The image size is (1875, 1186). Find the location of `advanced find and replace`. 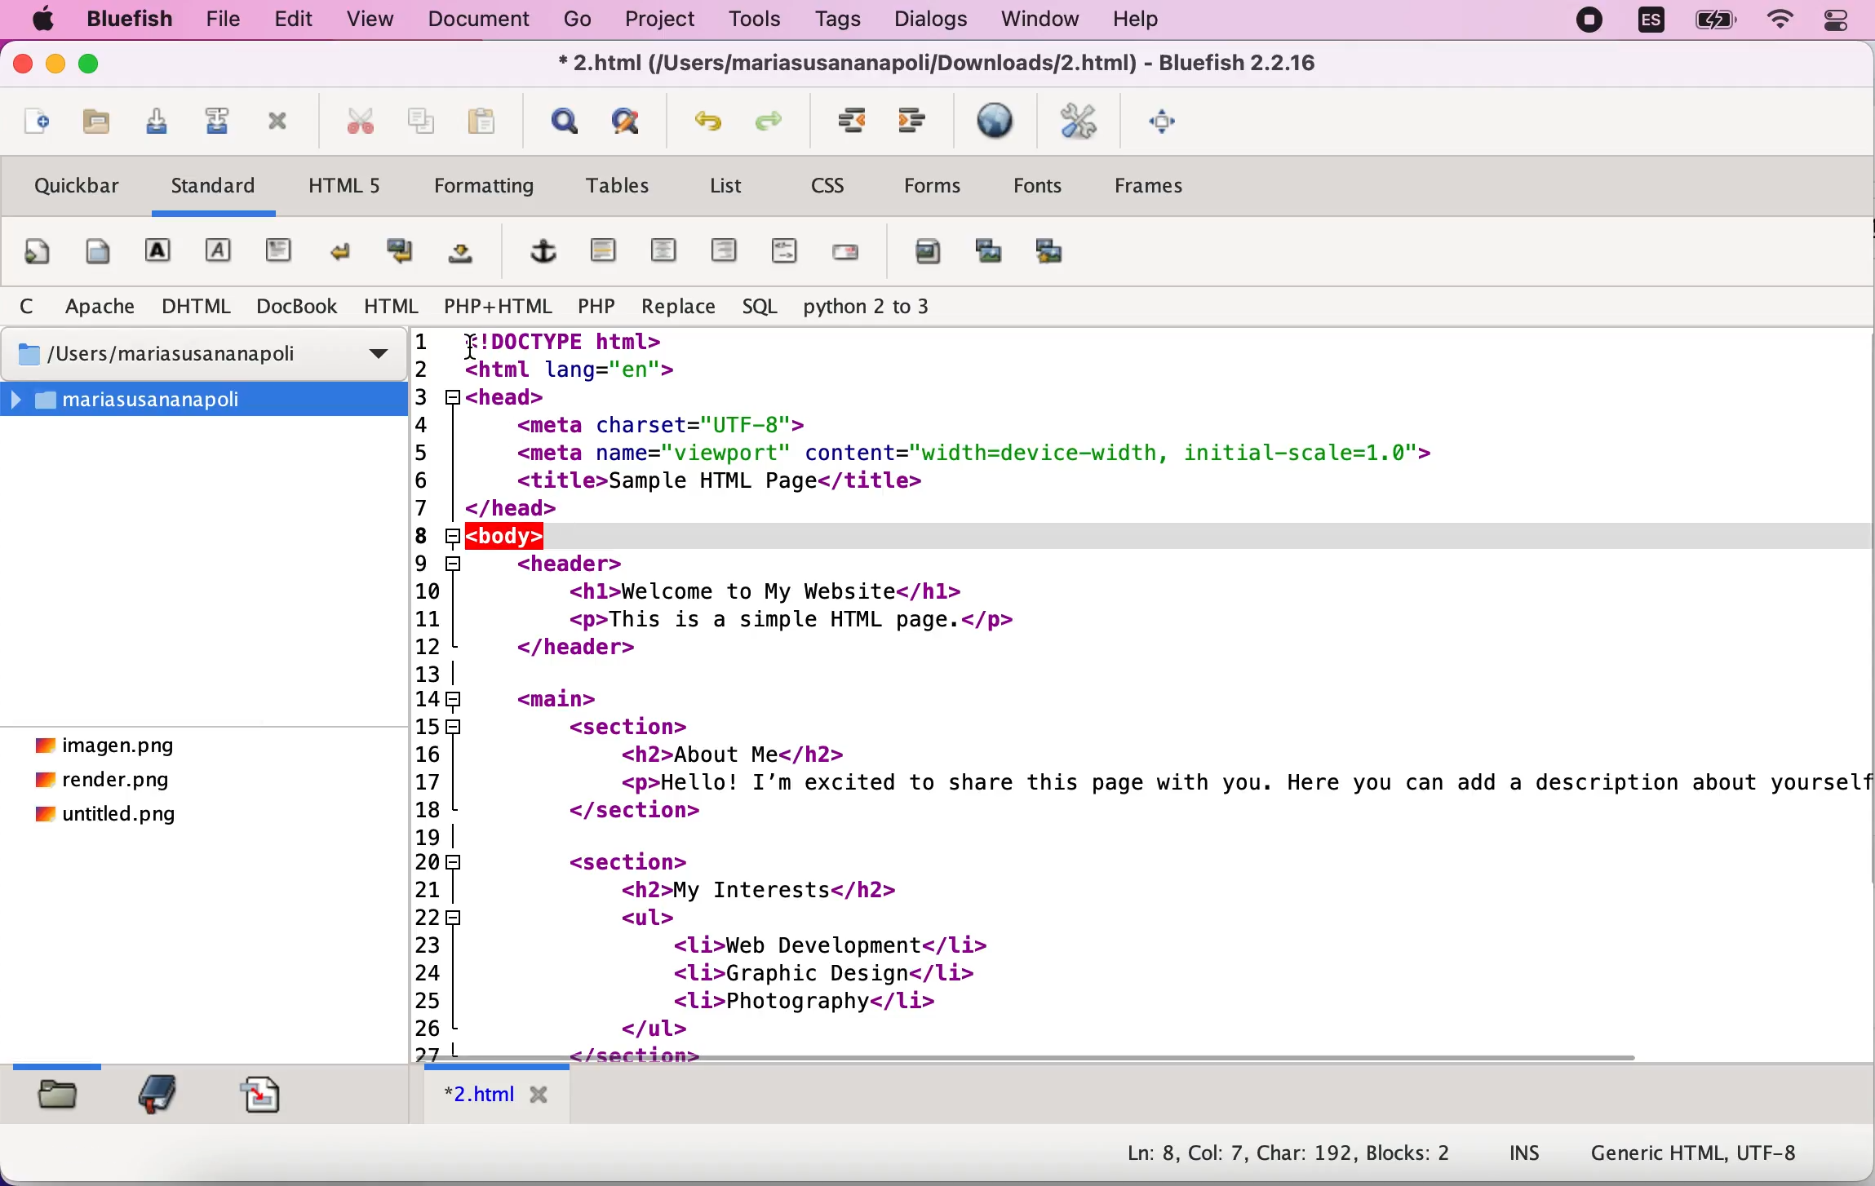

advanced find and replace is located at coordinates (632, 123).